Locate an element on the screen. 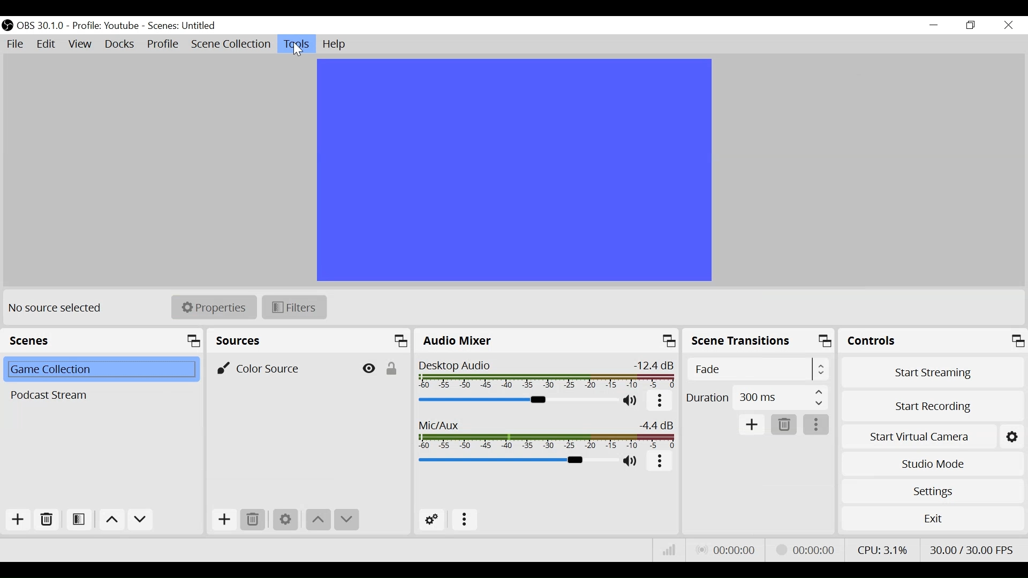 This screenshot has height=578, width=1028. Select Scene Transition is located at coordinates (757, 369).